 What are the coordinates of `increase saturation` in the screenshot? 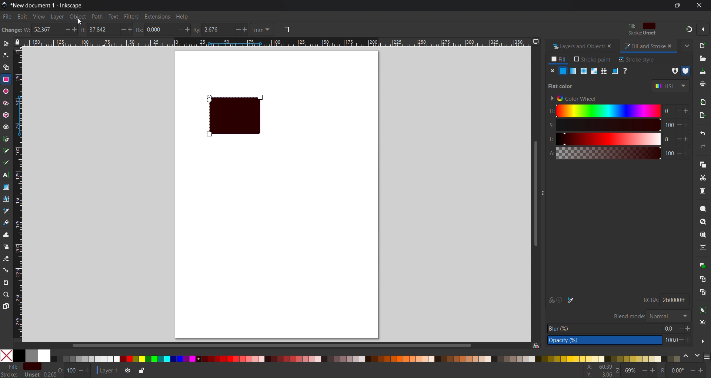 It's located at (689, 125).